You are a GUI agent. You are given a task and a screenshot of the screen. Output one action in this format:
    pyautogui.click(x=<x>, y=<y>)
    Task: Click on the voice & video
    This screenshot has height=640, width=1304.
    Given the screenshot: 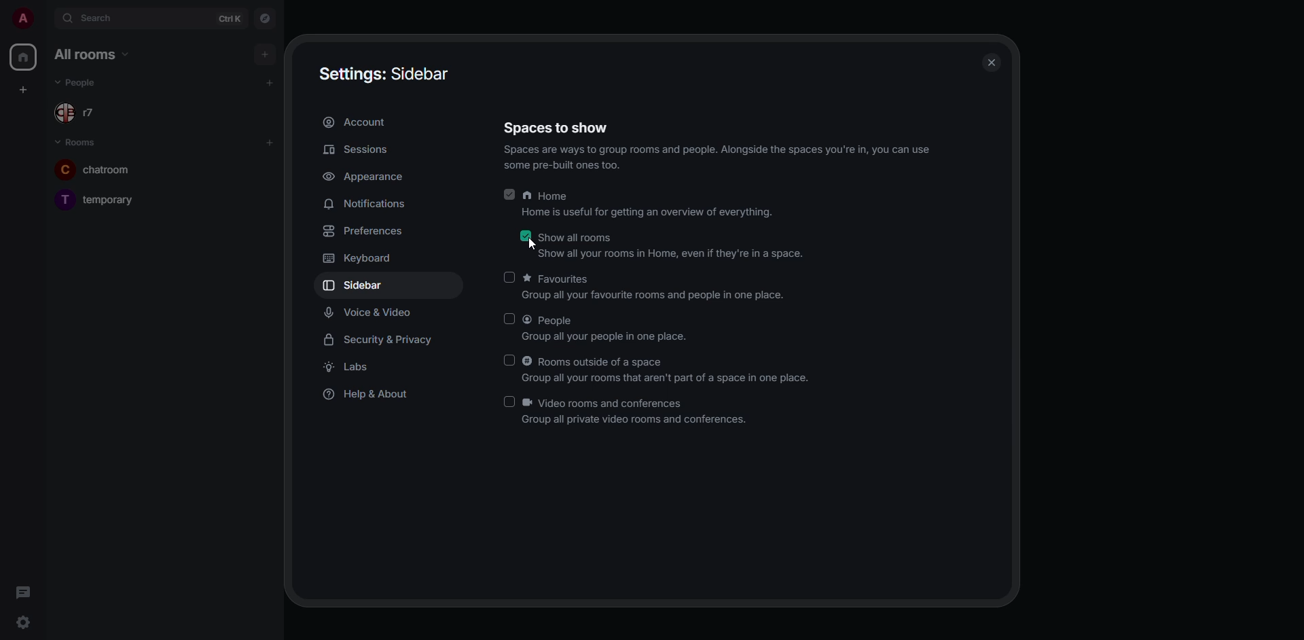 What is the action you would take?
    pyautogui.click(x=368, y=313)
    